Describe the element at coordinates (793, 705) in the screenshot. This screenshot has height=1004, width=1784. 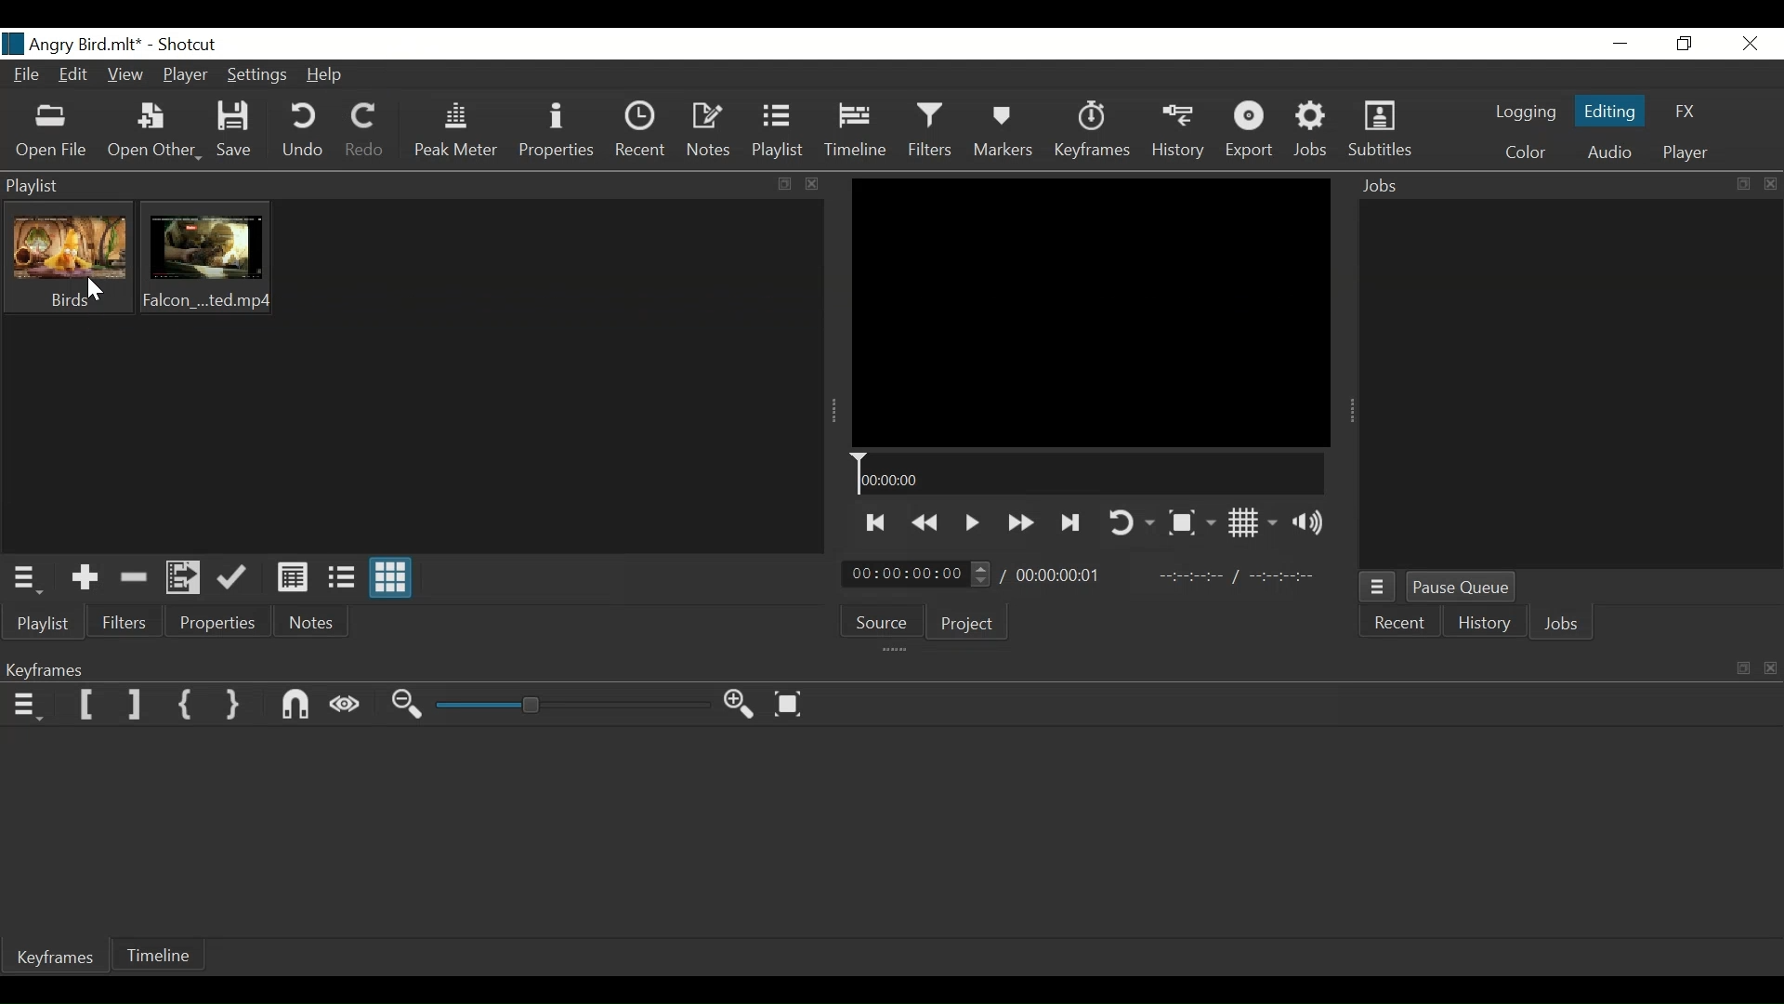
I see `Zoom keyframe to fit` at that location.